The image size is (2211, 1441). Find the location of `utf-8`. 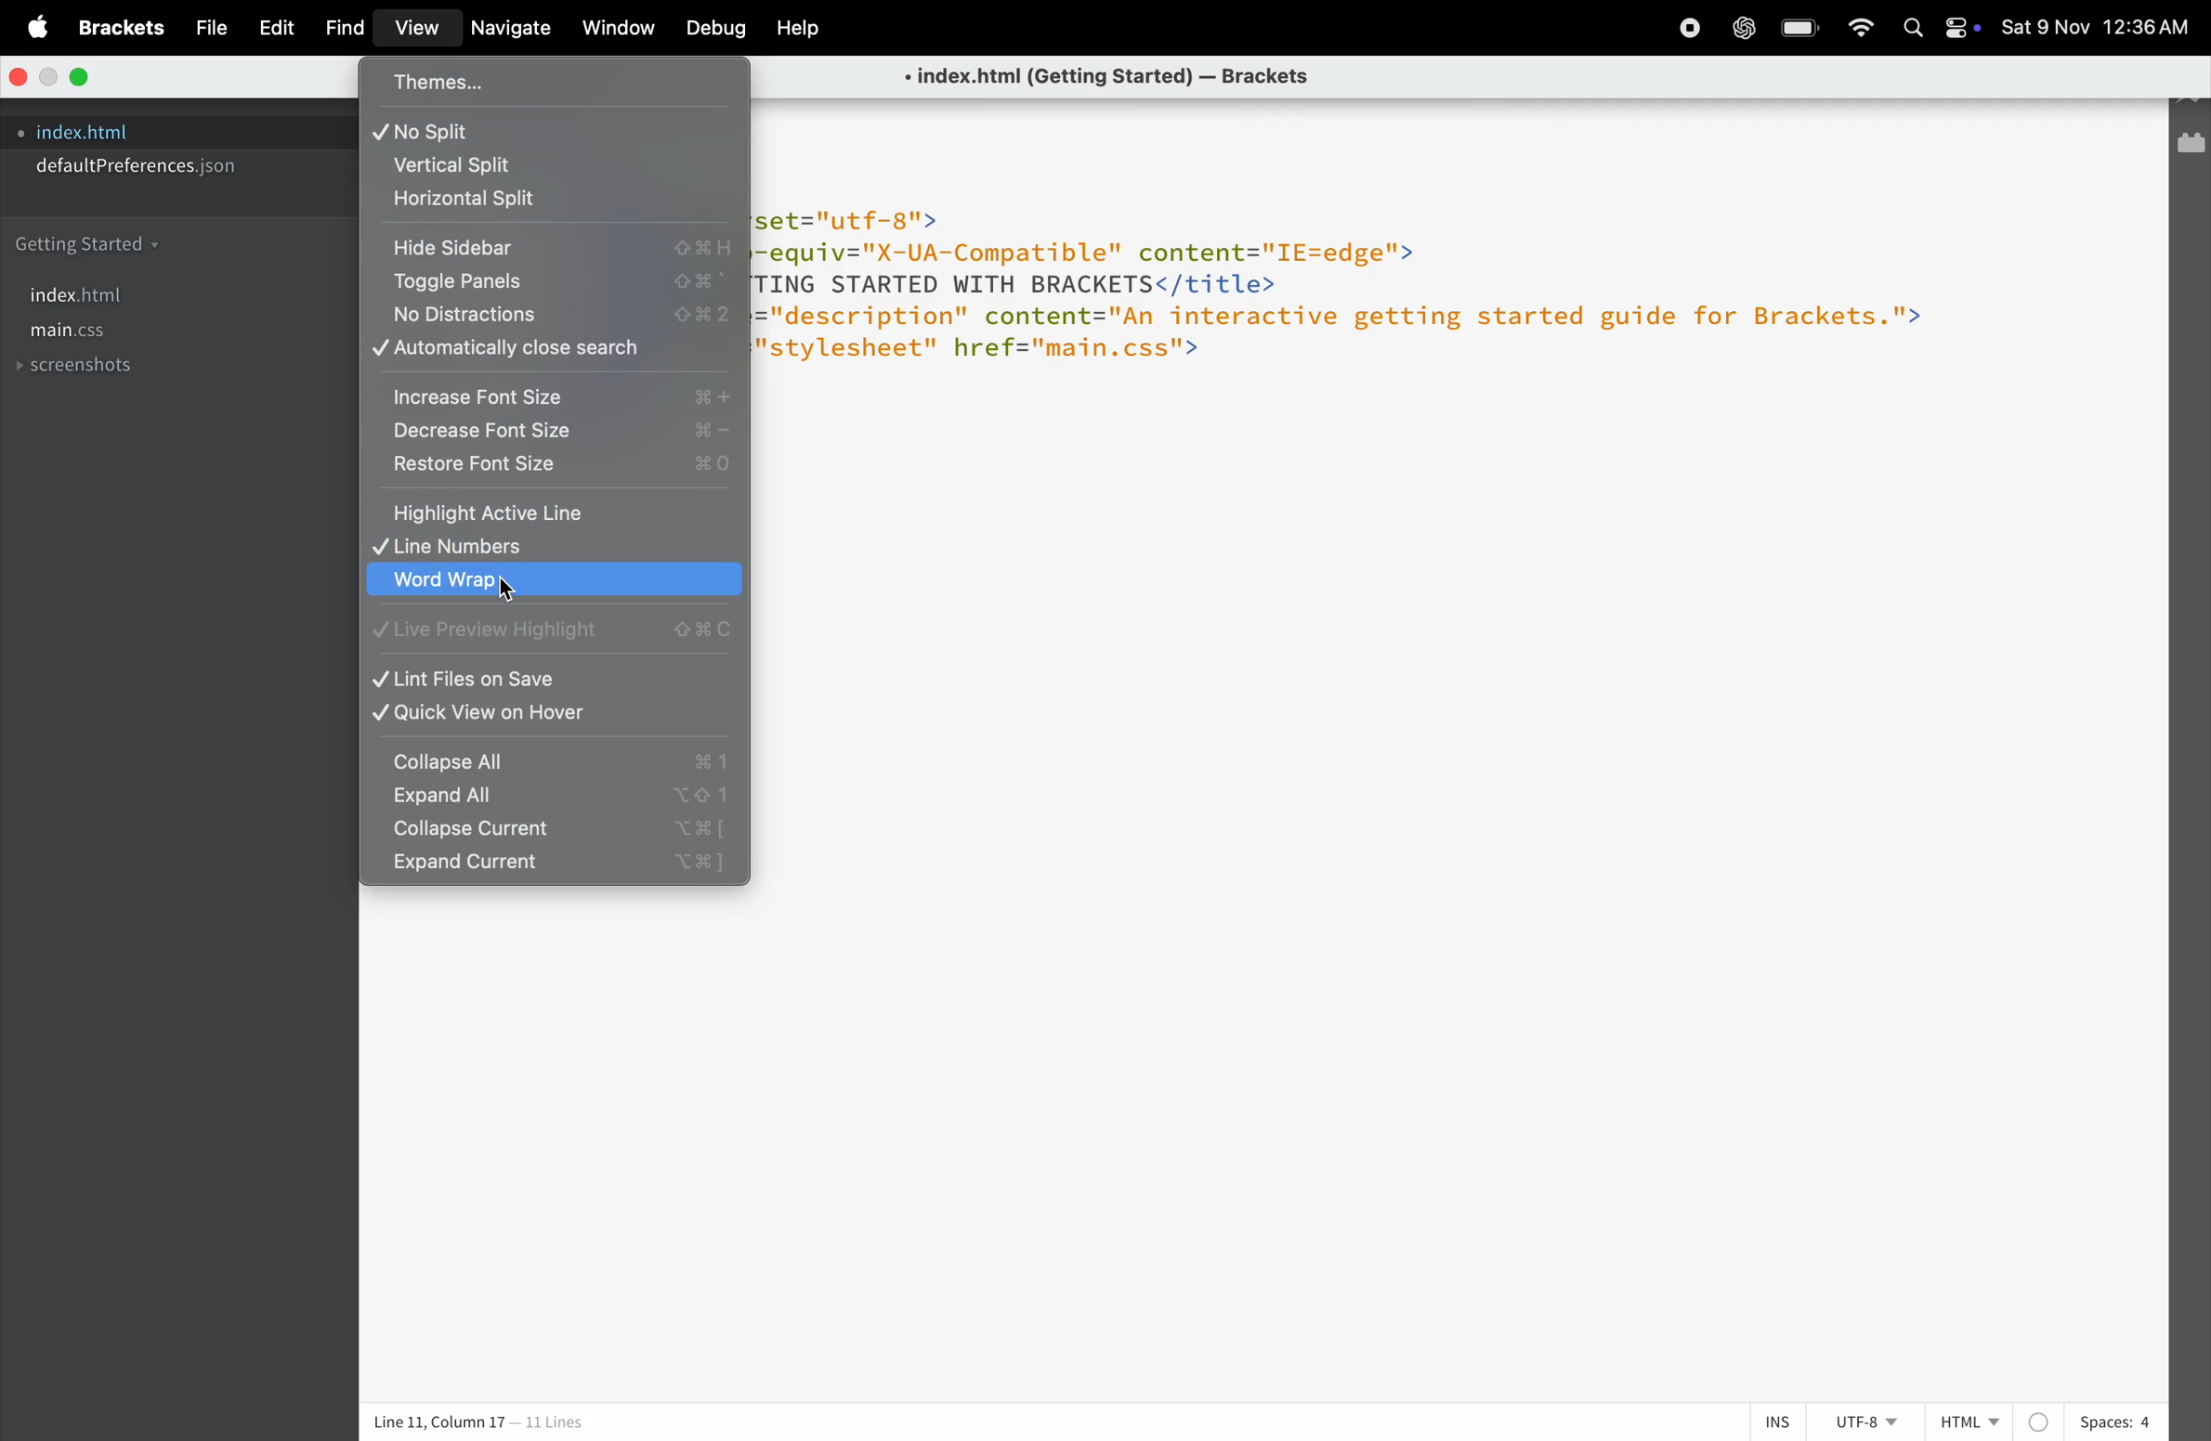

utf-8 is located at coordinates (1861, 1422).